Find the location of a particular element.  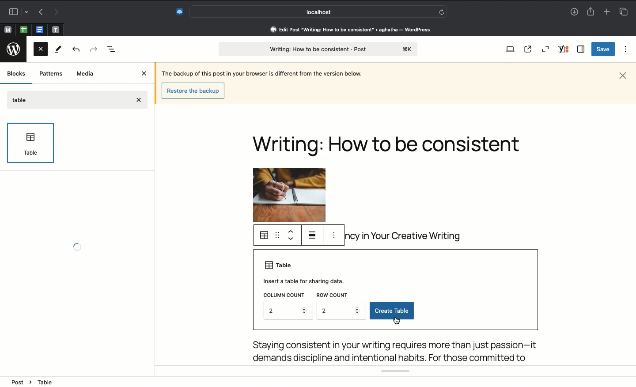

Zoom out is located at coordinates (547, 48).